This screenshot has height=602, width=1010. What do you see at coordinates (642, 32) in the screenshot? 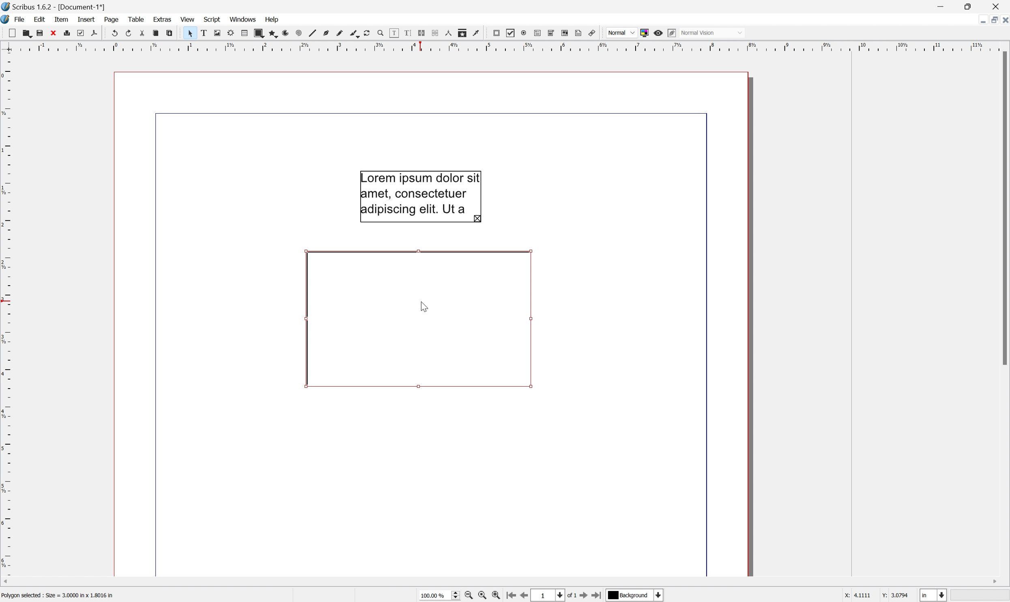
I see `Toggle color management system` at bounding box center [642, 32].